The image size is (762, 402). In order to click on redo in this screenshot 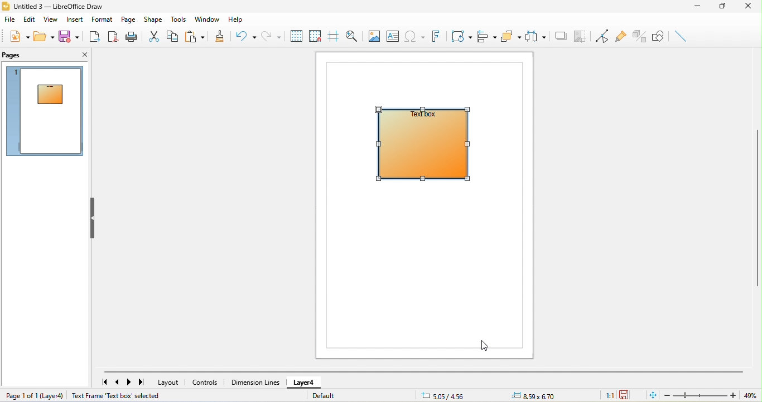, I will do `click(273, 36)`.